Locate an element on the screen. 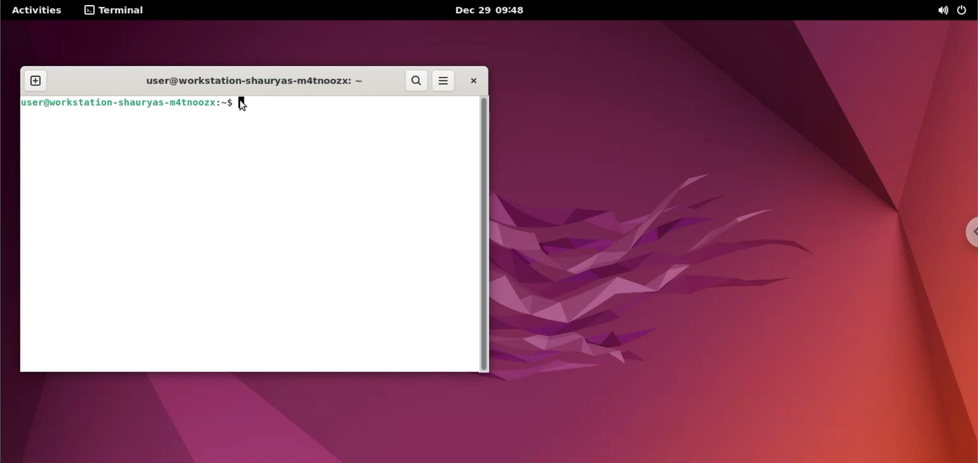 Image resolution: width=978 pixels, height=463 pixels. Dec 29 09:48 is located at coordinates (501, 10).